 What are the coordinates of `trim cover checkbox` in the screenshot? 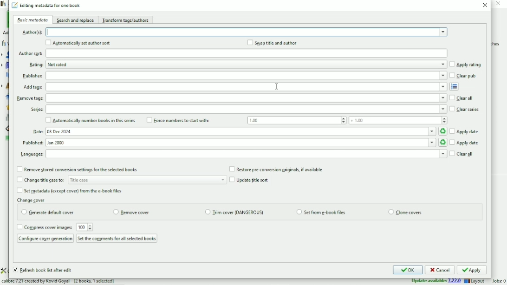 It's located at (234, 212).